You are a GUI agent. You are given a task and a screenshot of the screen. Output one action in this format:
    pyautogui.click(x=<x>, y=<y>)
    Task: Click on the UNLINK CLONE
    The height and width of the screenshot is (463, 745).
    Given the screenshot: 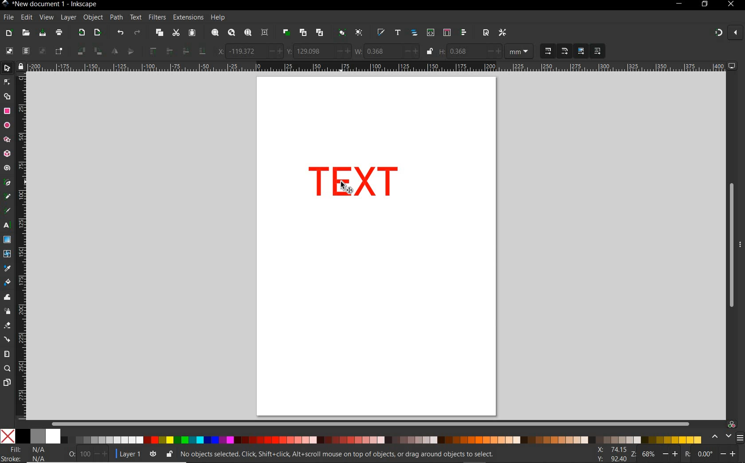 What is the action you would take?
    pyautogui.click(x=320, y=33)
    